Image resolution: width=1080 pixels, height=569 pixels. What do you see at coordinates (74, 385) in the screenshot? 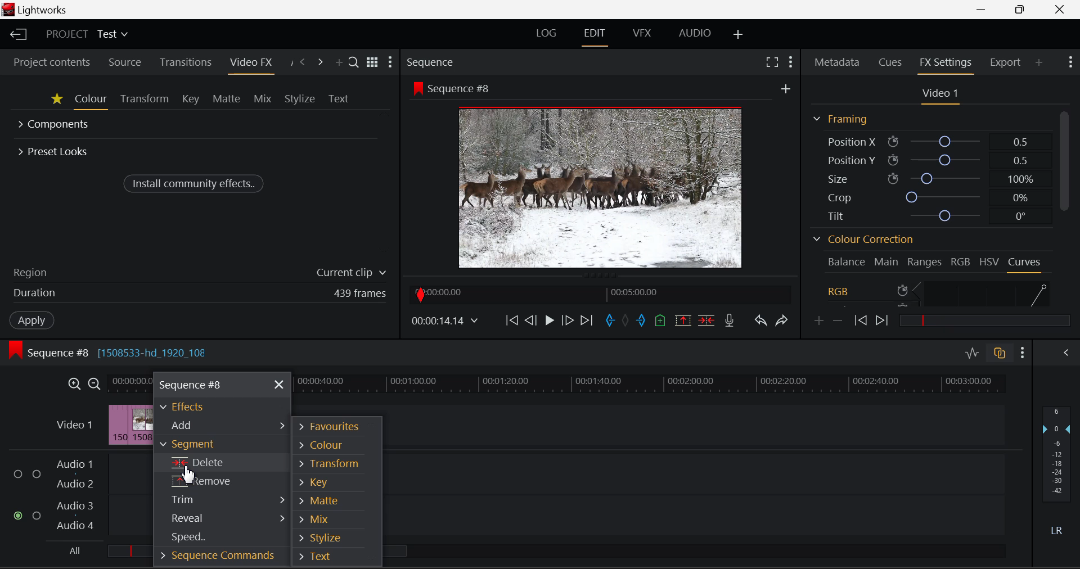
I see `Timeline Zoom In` at bounding box center [74, 385].